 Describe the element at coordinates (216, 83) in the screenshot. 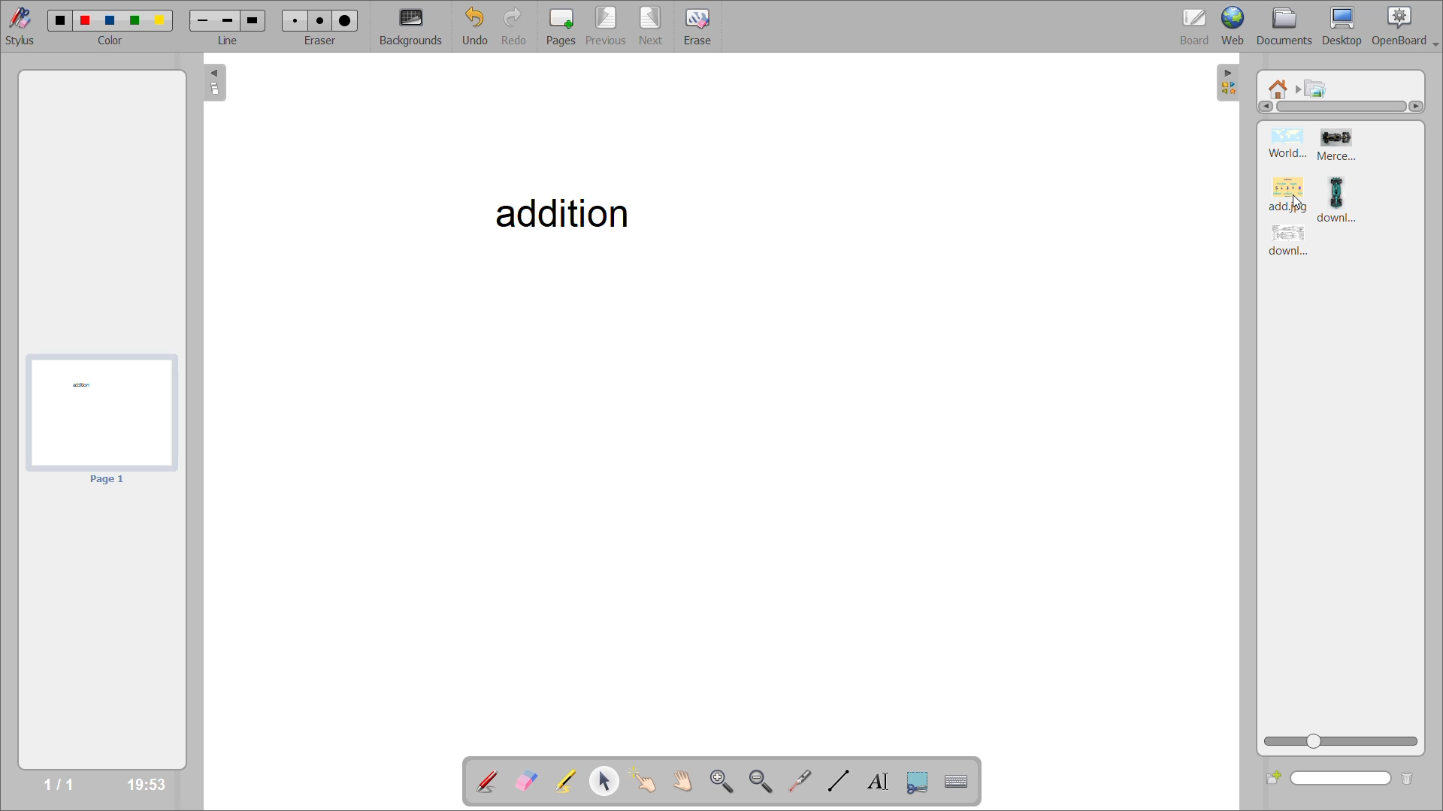

I see `collapse page preview` at that location.